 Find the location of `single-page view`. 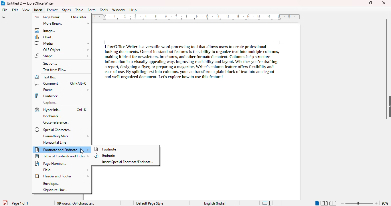

single-page view is located at coordinates (317, 203).